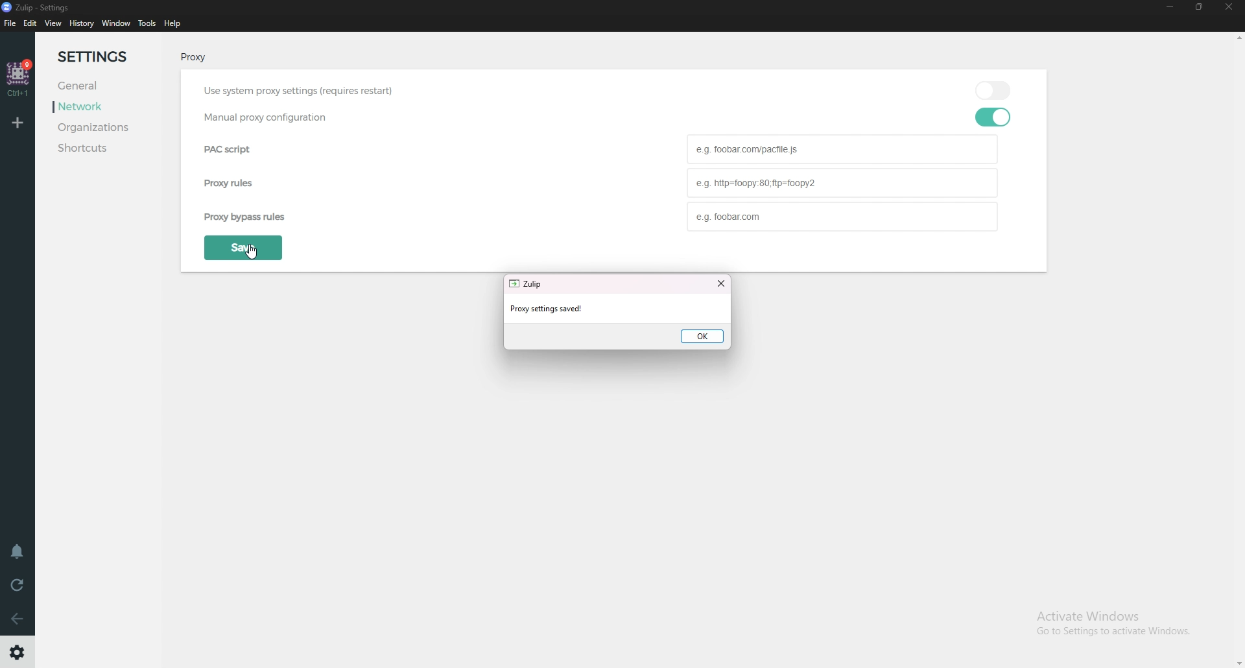  I want to click on pRoxy, so click(191, 59).